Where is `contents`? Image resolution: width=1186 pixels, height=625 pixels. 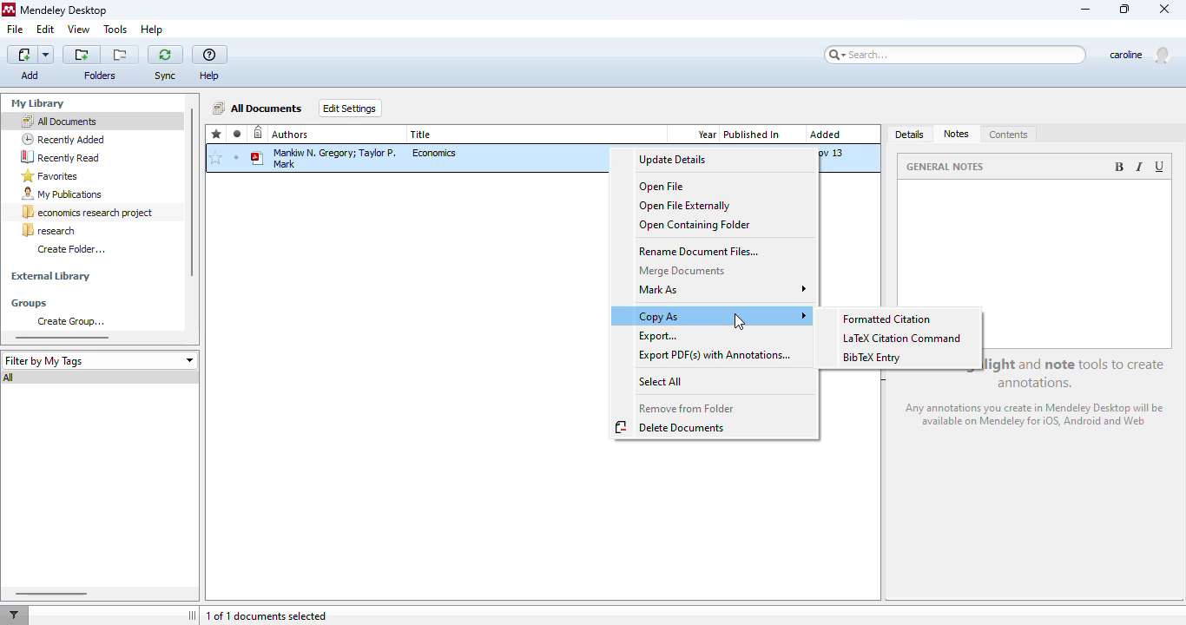
contents is located at coordinates (1009, 135).